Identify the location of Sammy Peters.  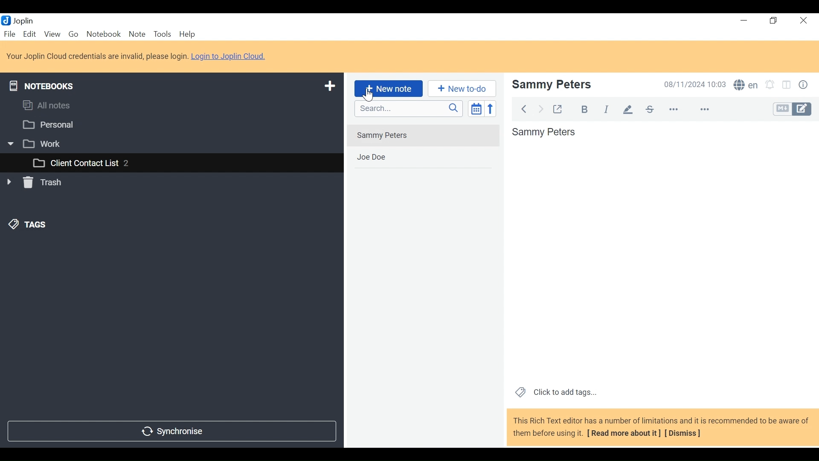
(661, 252).